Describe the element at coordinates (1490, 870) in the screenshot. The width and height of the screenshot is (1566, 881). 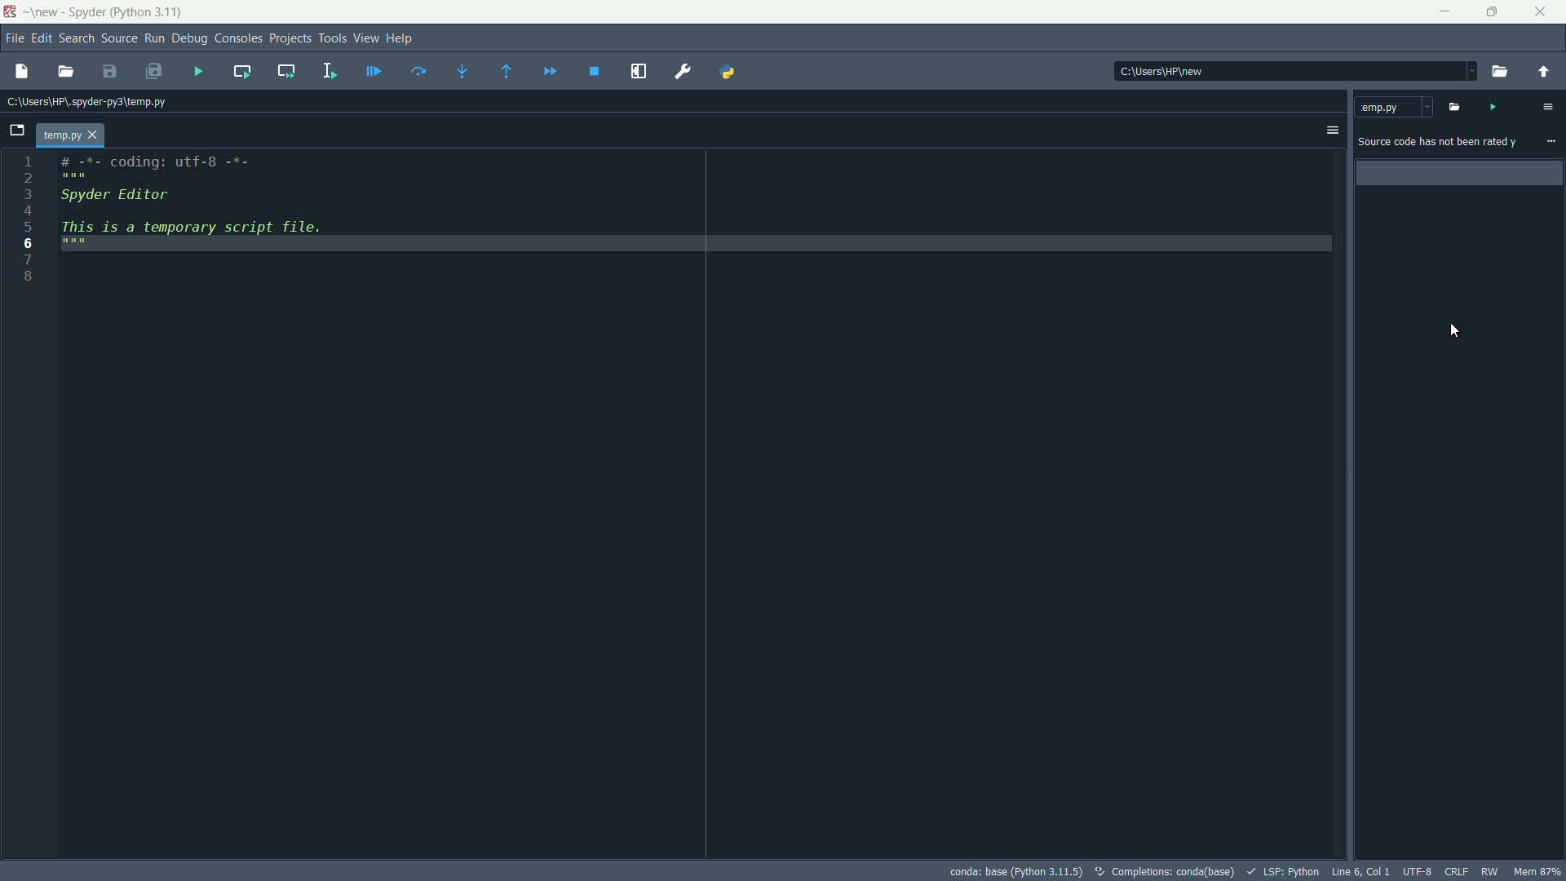
I see `rw` at that location.